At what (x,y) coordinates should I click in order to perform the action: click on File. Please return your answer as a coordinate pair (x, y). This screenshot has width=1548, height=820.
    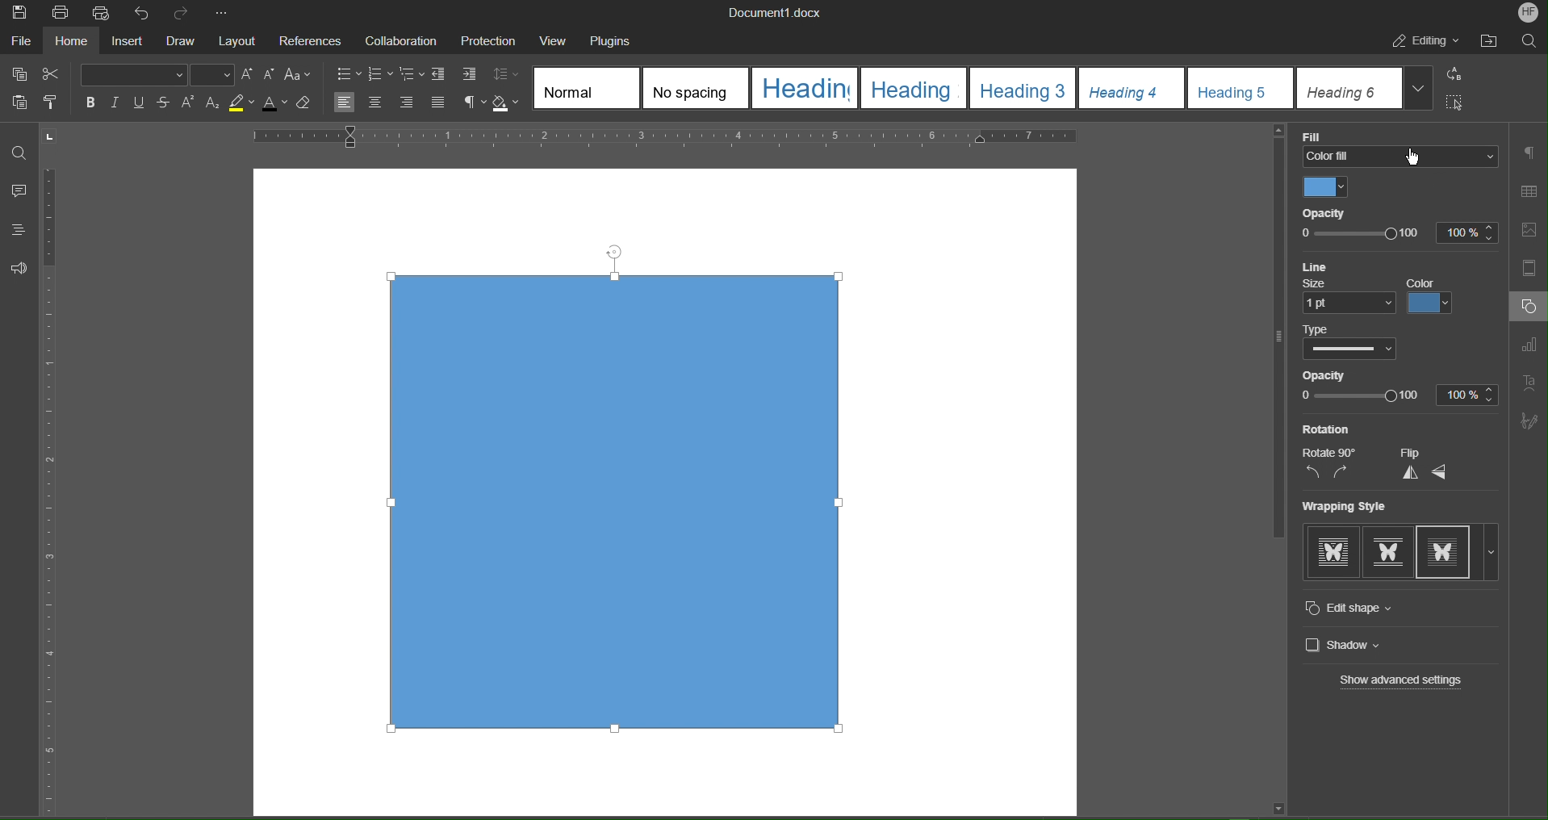
    Looking at the image, I should click on (21, 40).